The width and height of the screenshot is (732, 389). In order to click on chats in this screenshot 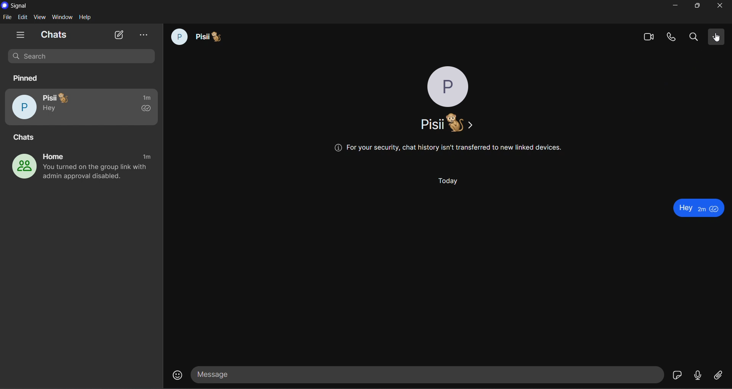, I will do `click(26, 139)`.